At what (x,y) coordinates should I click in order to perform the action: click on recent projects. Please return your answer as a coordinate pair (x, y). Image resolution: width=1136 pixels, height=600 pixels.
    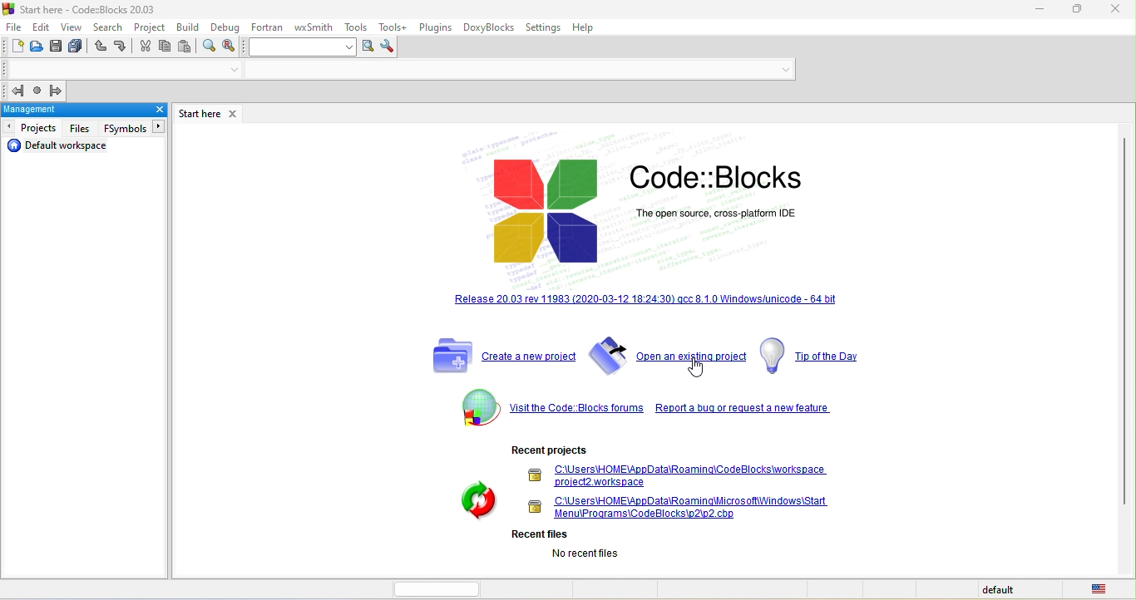
    Looking at the image, I should click on (551, 449).